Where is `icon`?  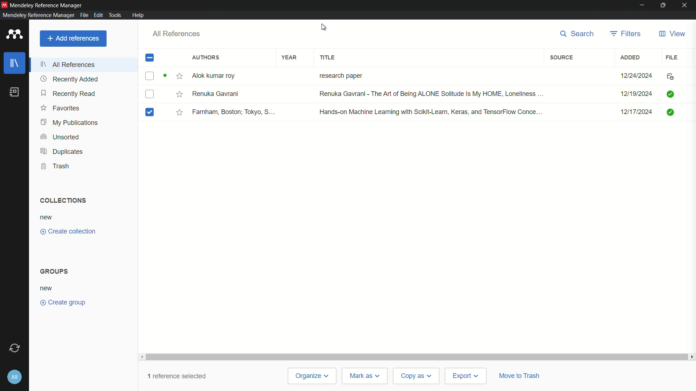 icon is located at coordinates (670, 76).